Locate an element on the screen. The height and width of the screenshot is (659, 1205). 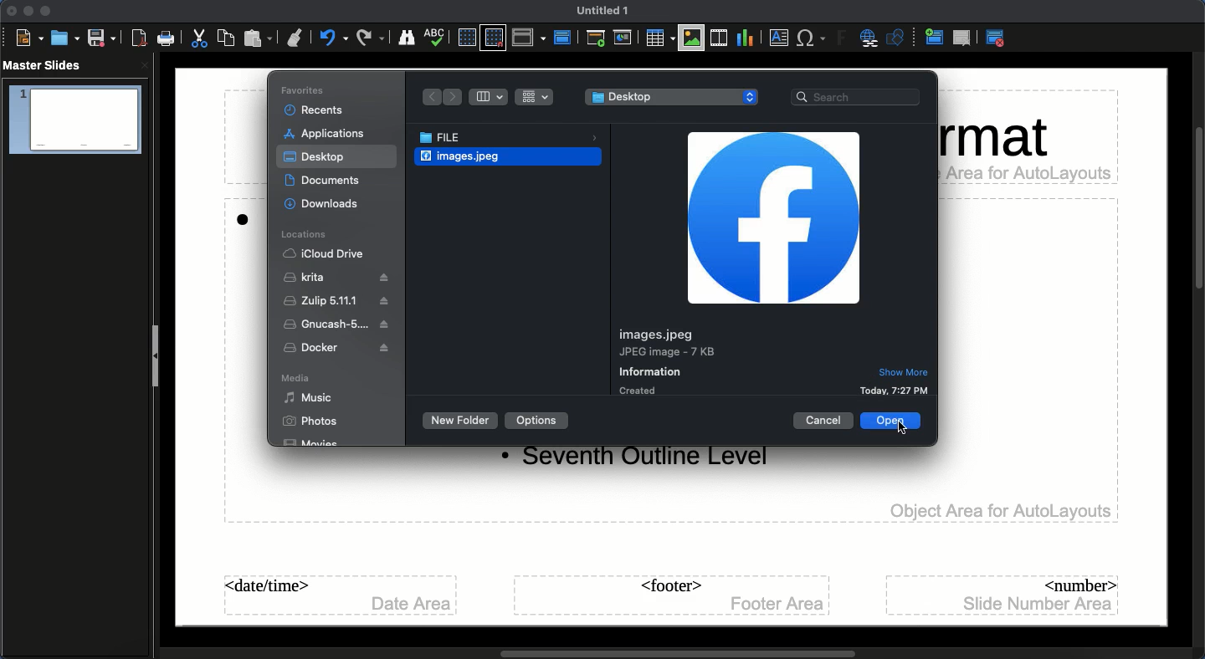
Images is located at coordinates (690, 41).